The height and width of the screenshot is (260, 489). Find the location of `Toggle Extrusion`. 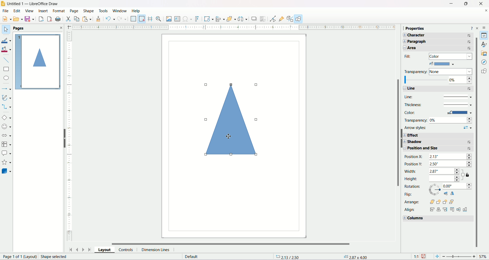

Toggle Extrusion is located at coordinates (290, 18).